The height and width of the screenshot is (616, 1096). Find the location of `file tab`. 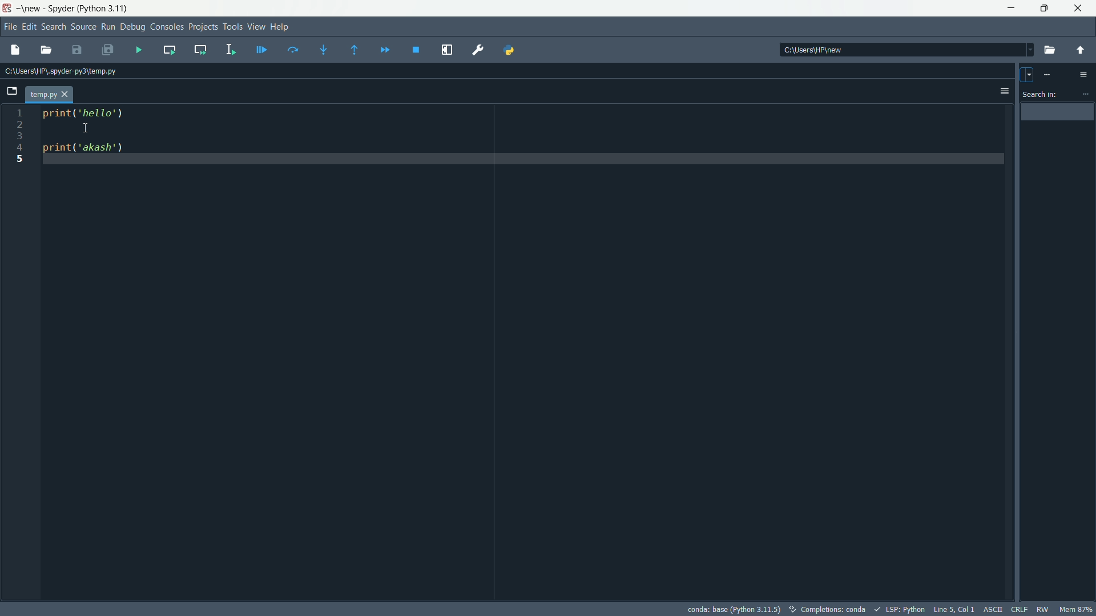

file tab is located at coordinates (50, 95).